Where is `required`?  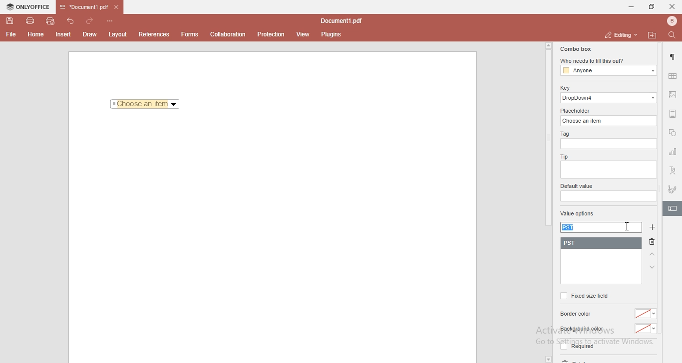 required is located at coordinates (576, 348).